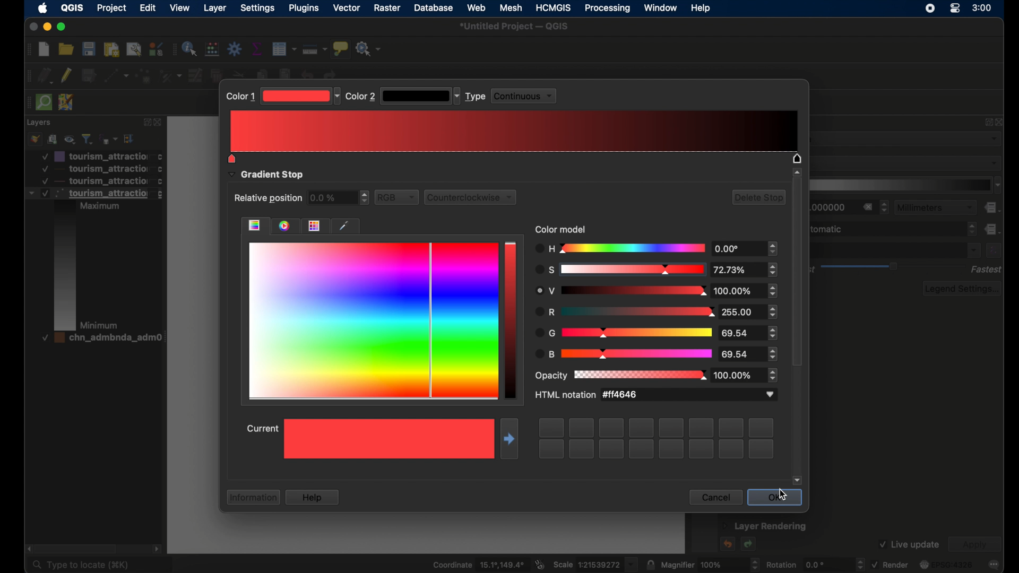 The image size is (1019, 573). I want to click on view, so click(181, 8).